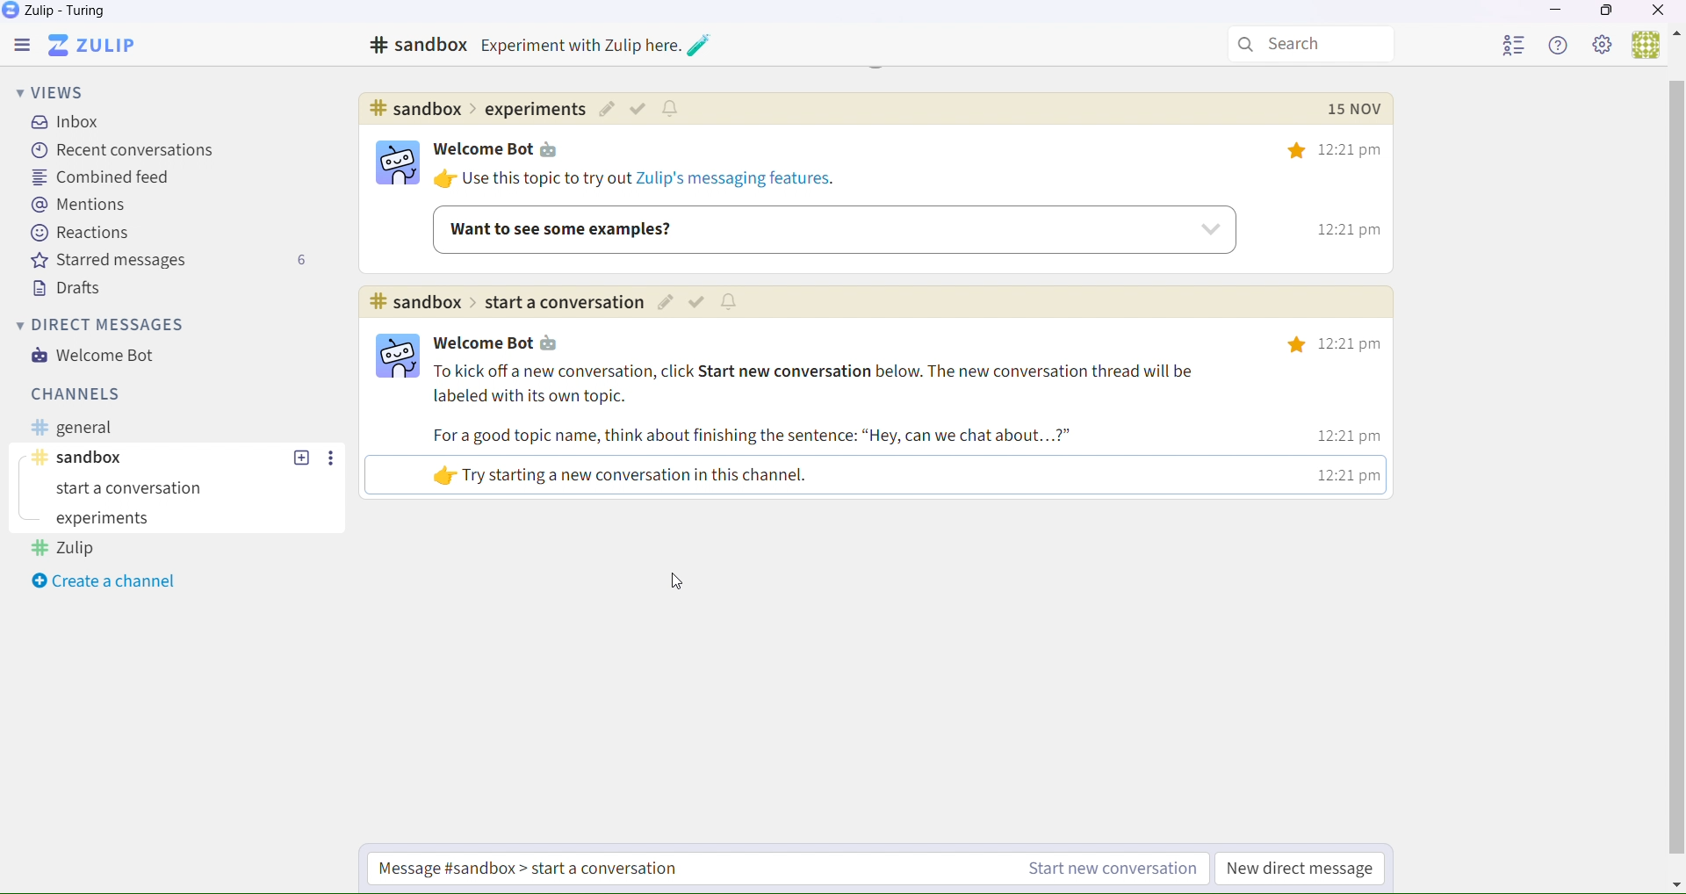 Image resolution: width=1686 pixels, height=894 pixels. Describe the element at coordinates (390, 360) in the screenshot. I see `logo` at that location.